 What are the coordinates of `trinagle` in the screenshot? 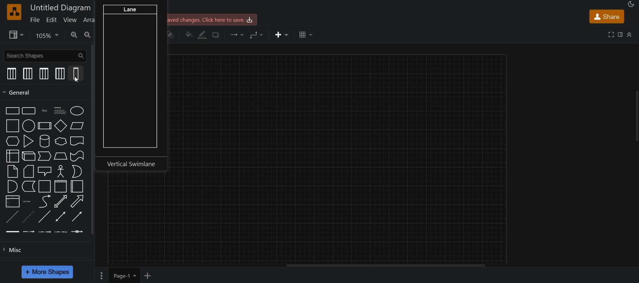 It's located at (29, 141).